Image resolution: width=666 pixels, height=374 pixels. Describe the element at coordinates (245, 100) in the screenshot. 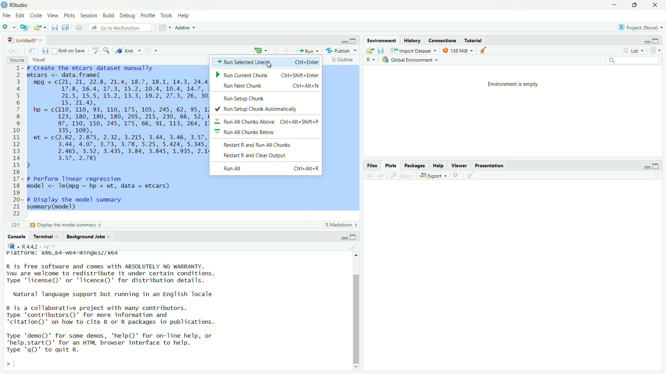

I see `Run Setup Chunk` at that location.